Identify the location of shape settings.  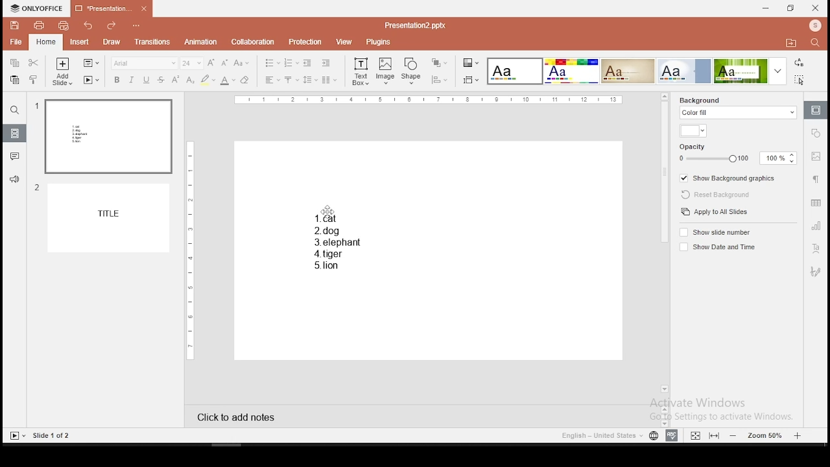
(814, 132).